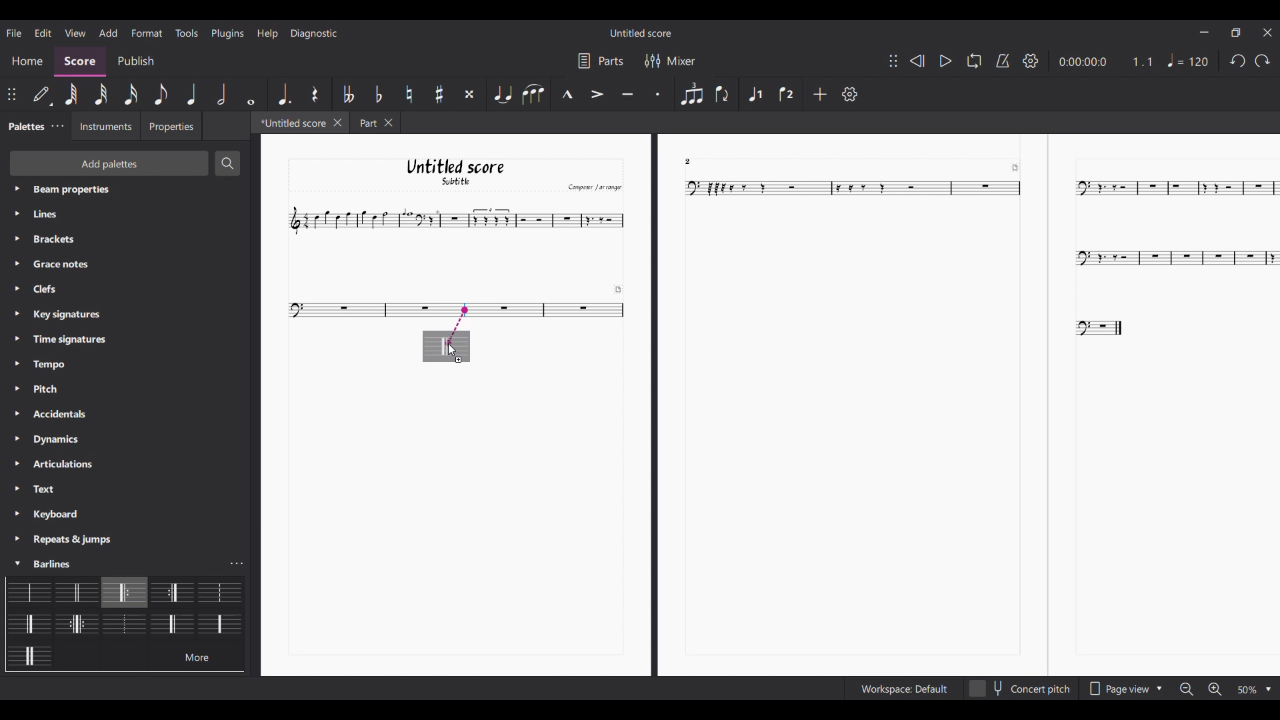 This screenshot has height=720, width=1280. What do you see at coordinates (379, 94) in the screenshot?
I see `Toggle flat` at bounding box center [379, 94].